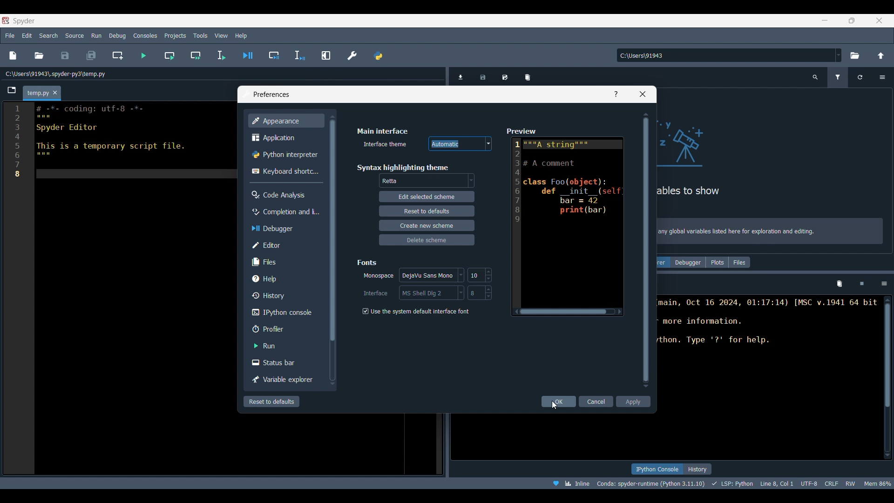 Image resolution: width=894 pixels, height=503 pixels. I want to click on Remove all variables, so click(528, 75).